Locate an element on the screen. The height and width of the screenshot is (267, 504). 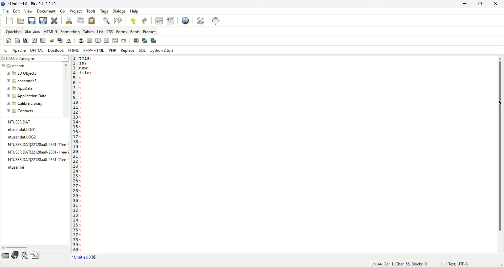
frames is located at coordinates (149, 31).